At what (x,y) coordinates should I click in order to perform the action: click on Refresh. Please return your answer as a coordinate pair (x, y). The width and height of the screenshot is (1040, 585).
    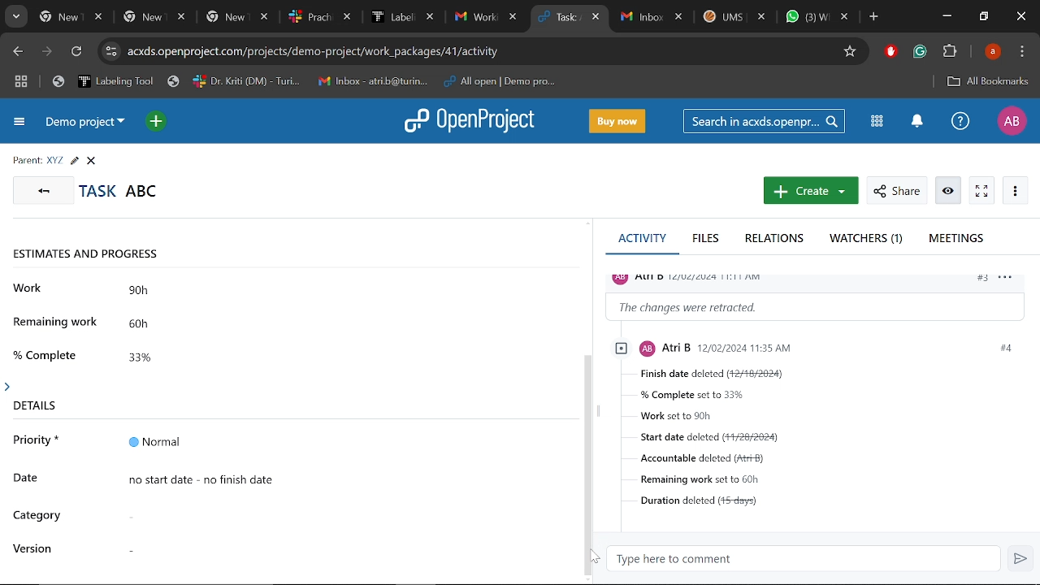
    Looking at the image, I should click on (77, 54).